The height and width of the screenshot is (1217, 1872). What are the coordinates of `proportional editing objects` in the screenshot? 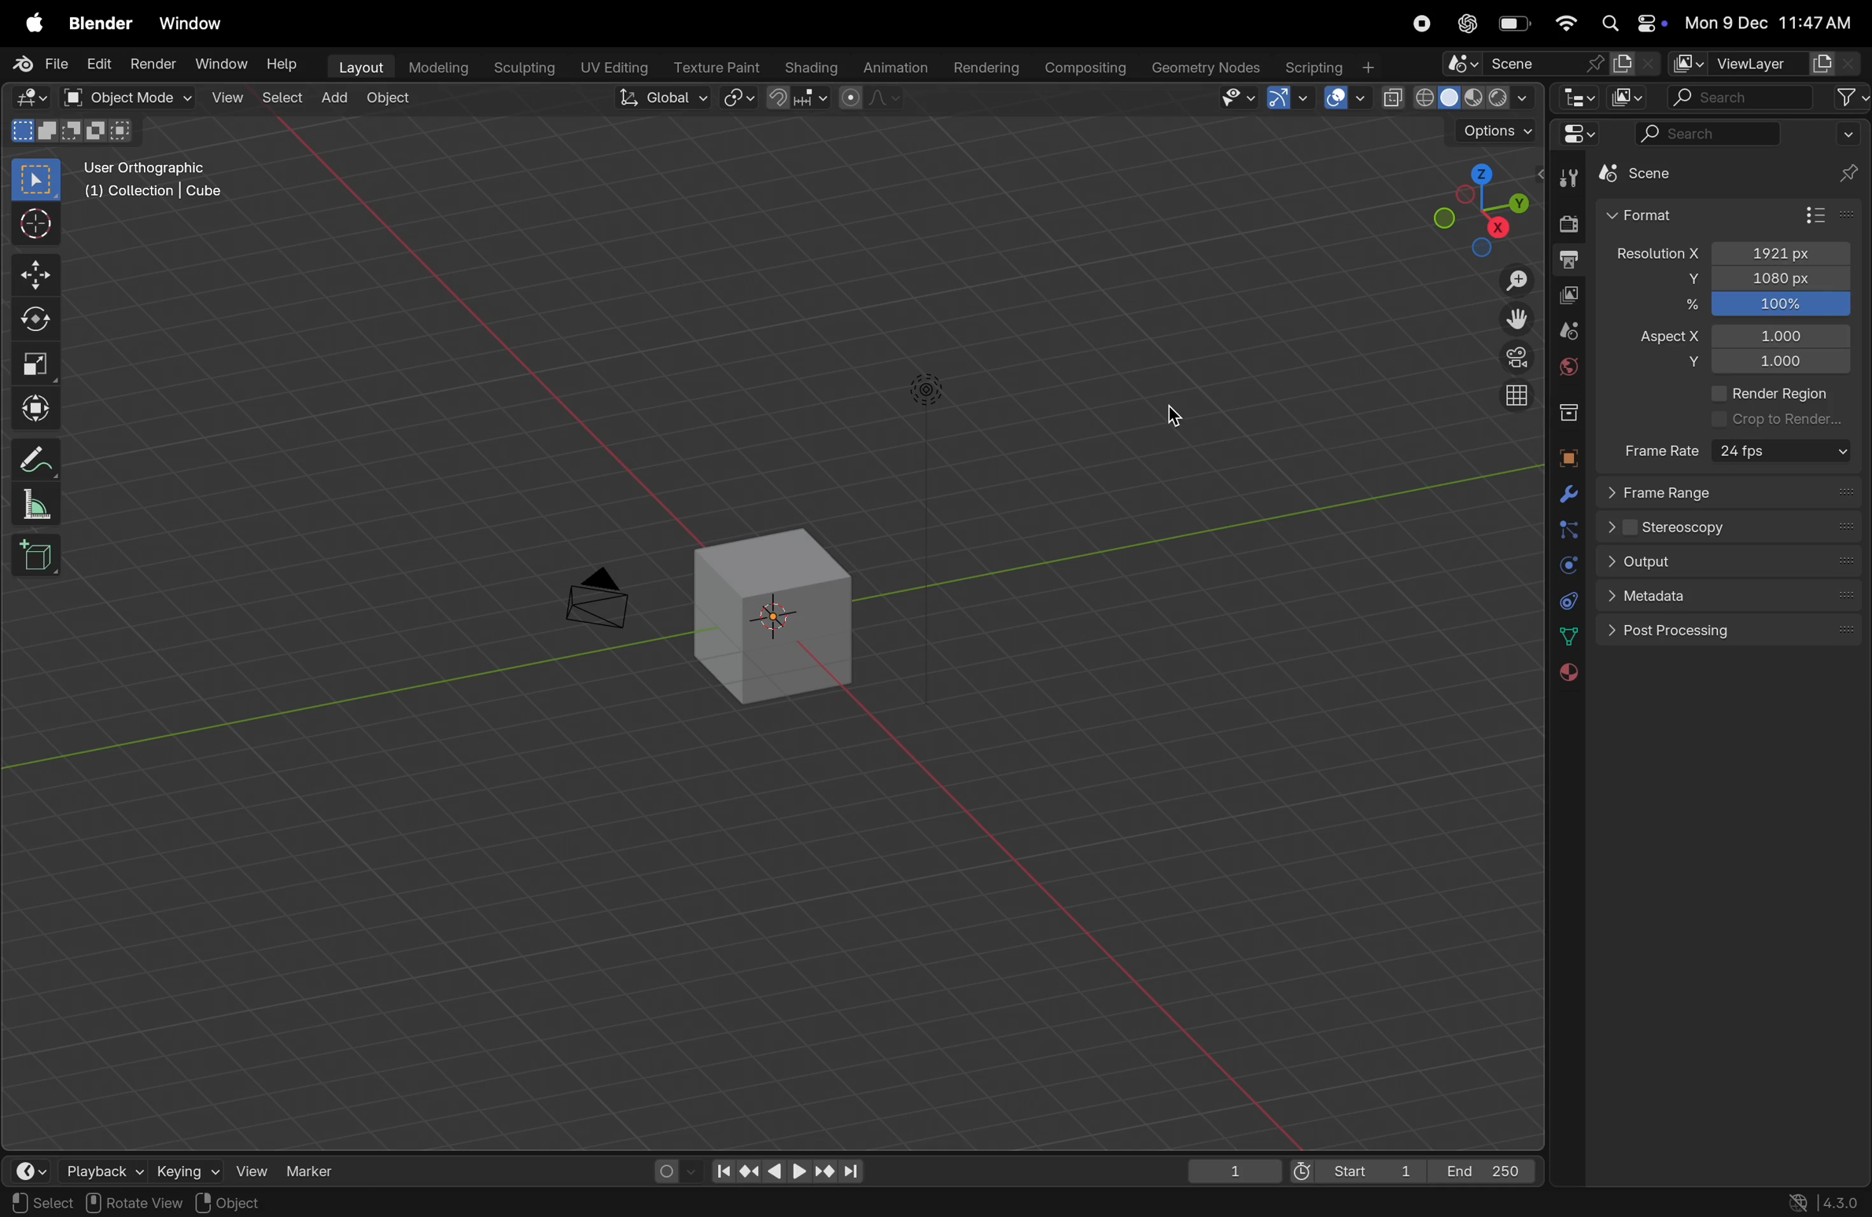 It's located at (868, 100).